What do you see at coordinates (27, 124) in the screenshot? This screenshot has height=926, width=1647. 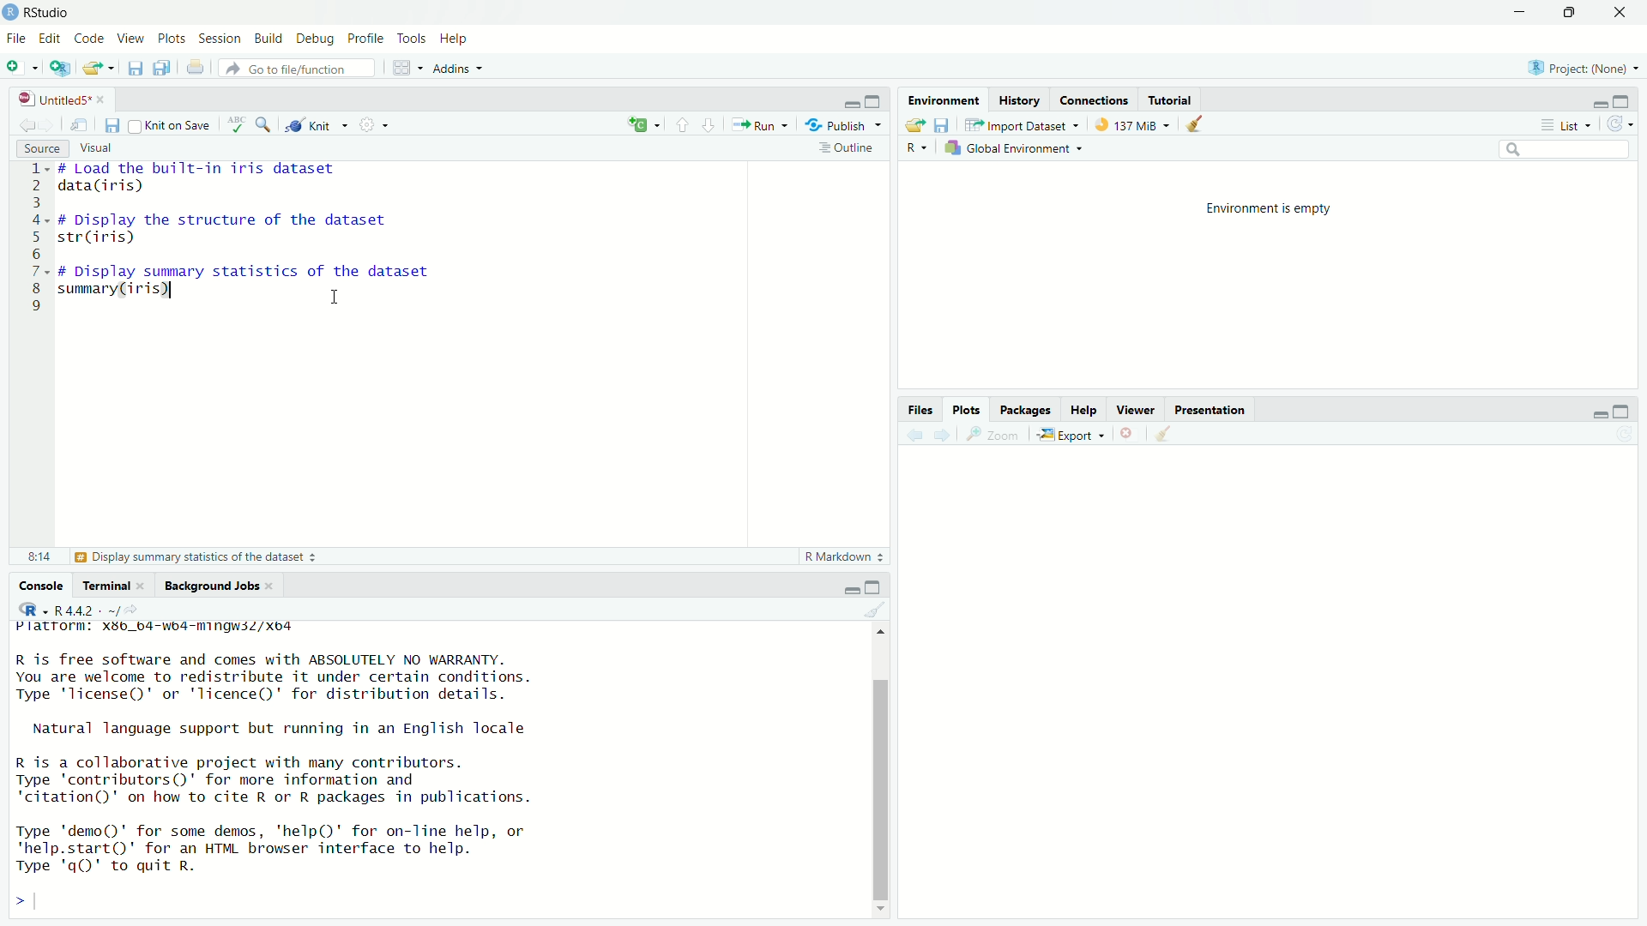 I see `Go to previous location` at bounding box center [27, 124].